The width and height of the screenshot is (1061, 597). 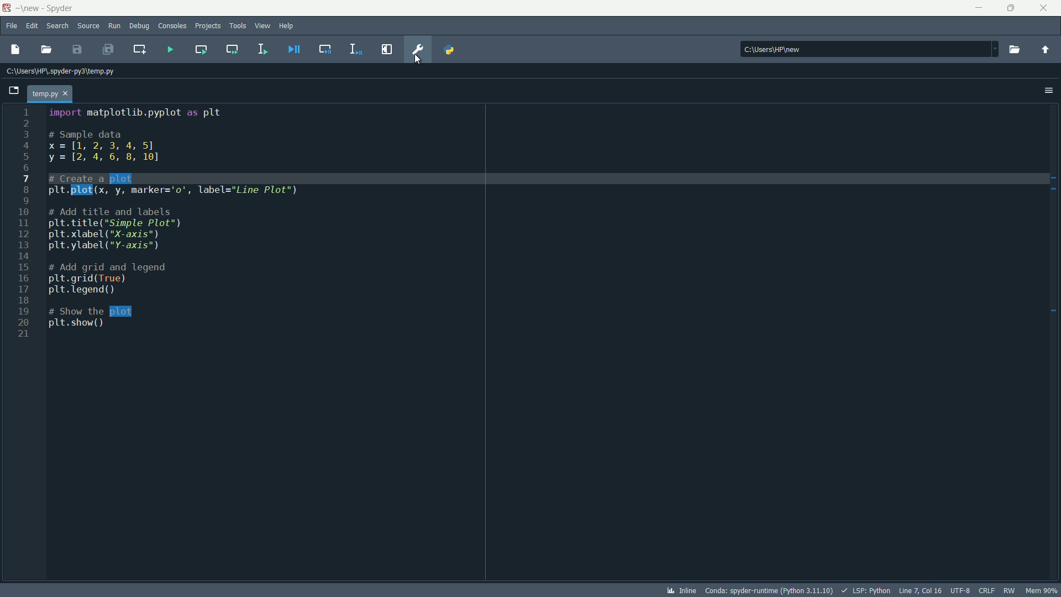 What do you see at coordinates (12, 27) in the screenshot?
I see `file` at bounding box center [12, 27].